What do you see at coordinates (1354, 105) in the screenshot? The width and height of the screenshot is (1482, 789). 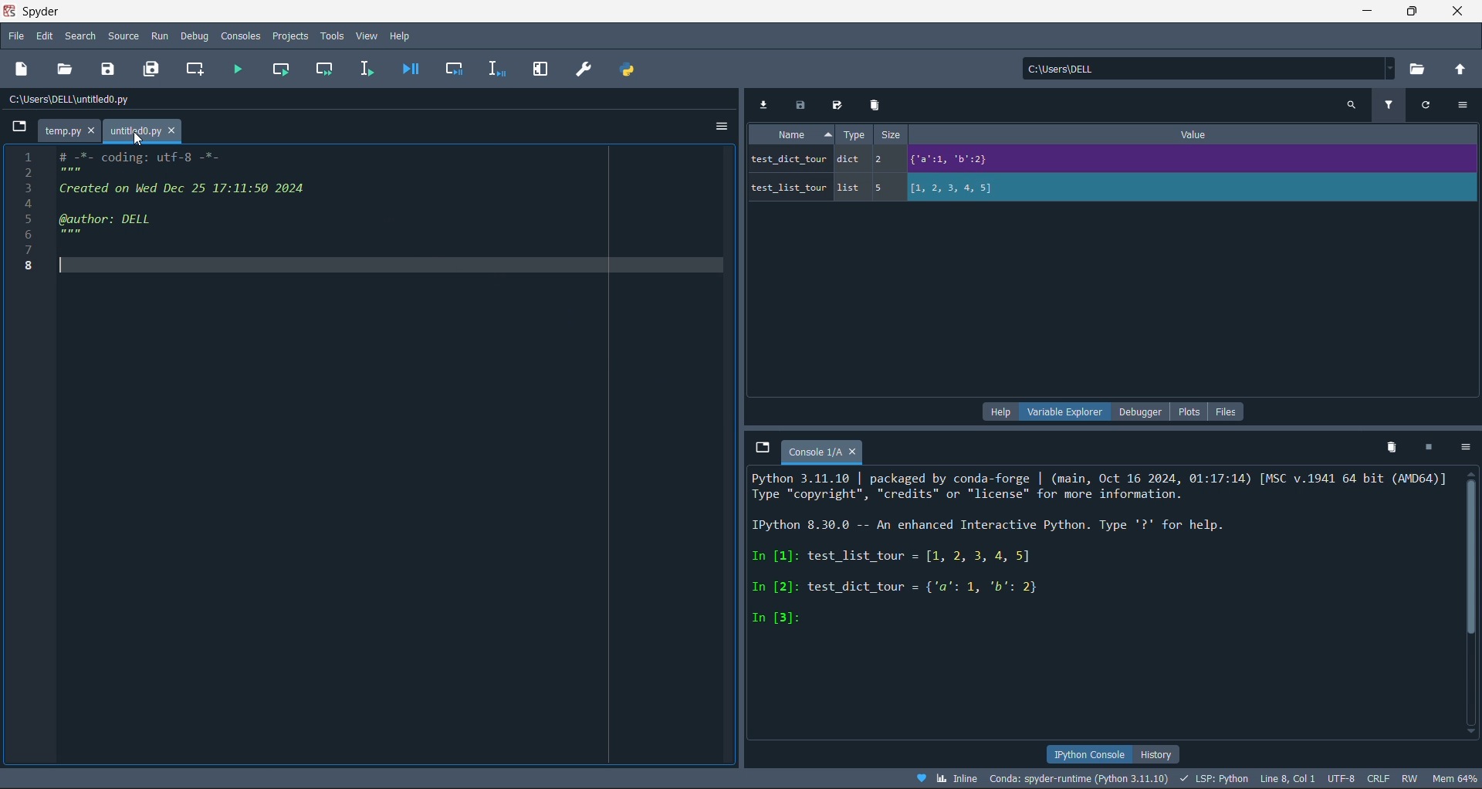 I see `search variables` at bounding box center [1354, 105].